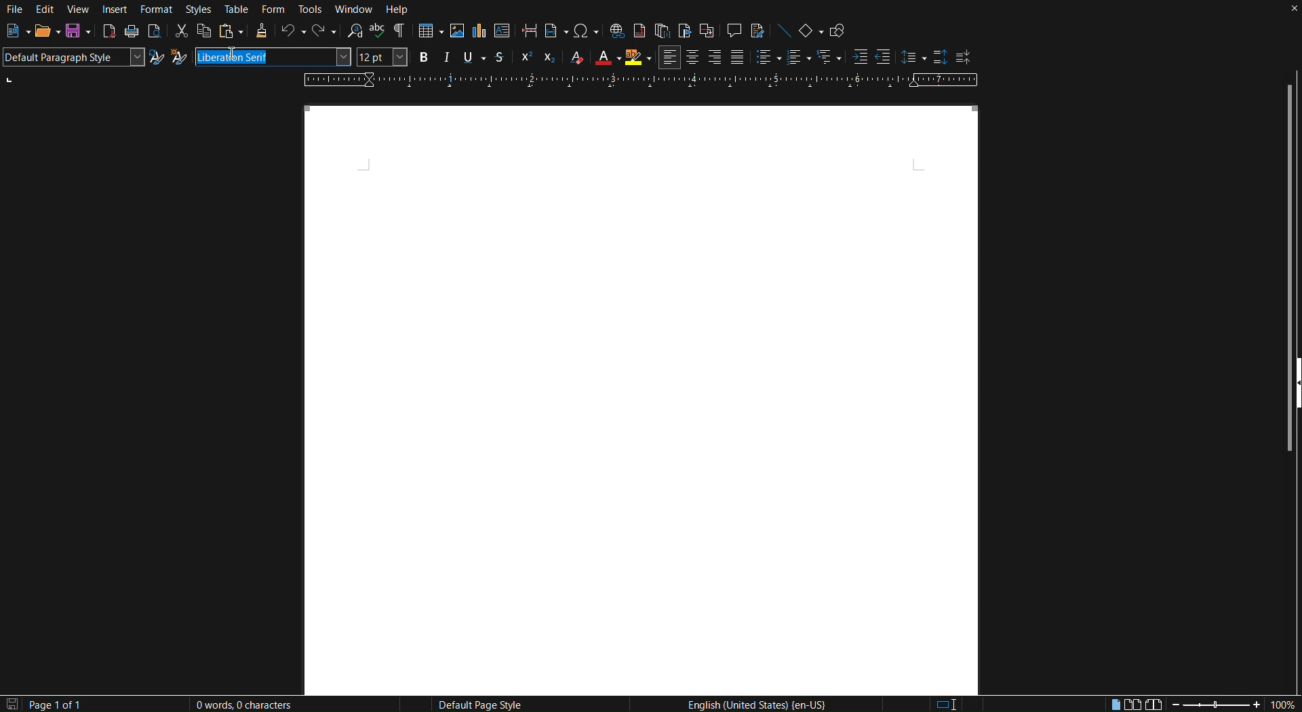 This screenshot has width=1302, height=712. What do you see at coordinates (670, 58) in the screenshot?
I see `Left Align` at bounding box center [670, 58].